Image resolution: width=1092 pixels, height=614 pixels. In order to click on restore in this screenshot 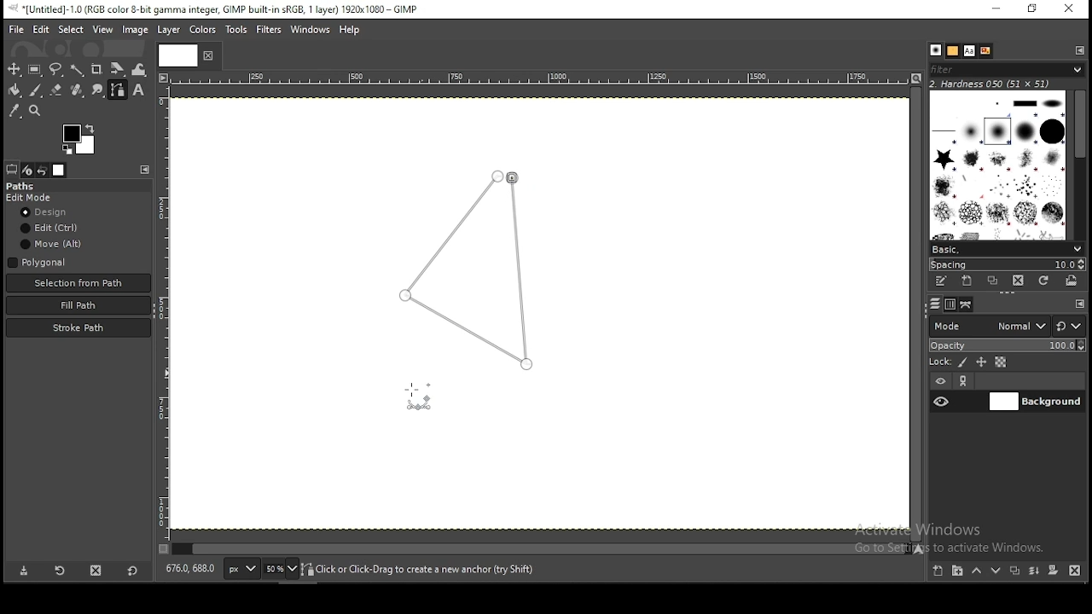, I will do `click(1032, 9)`.